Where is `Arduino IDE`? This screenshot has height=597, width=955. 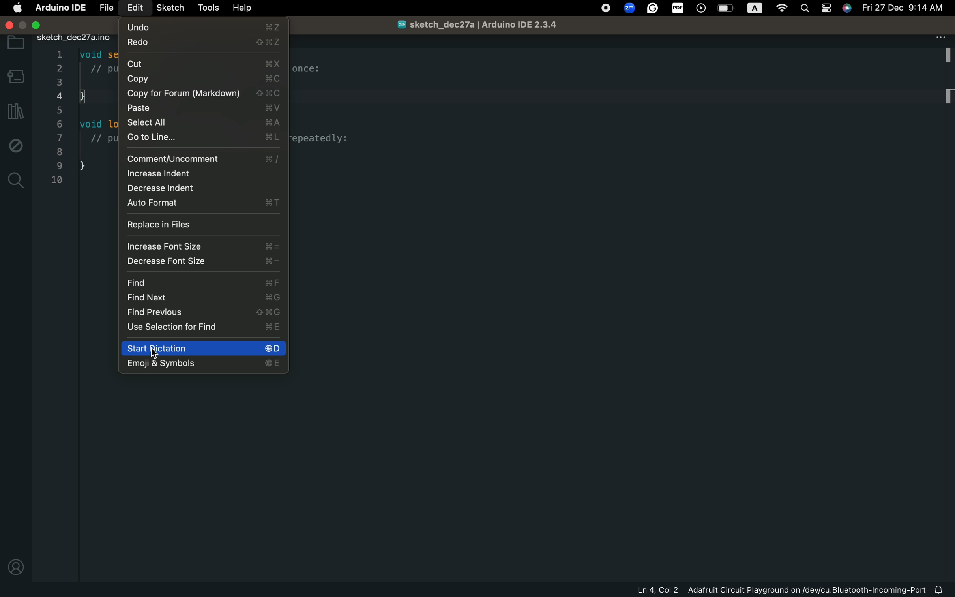
Arduino IDE is located at coordinates (60, 9).